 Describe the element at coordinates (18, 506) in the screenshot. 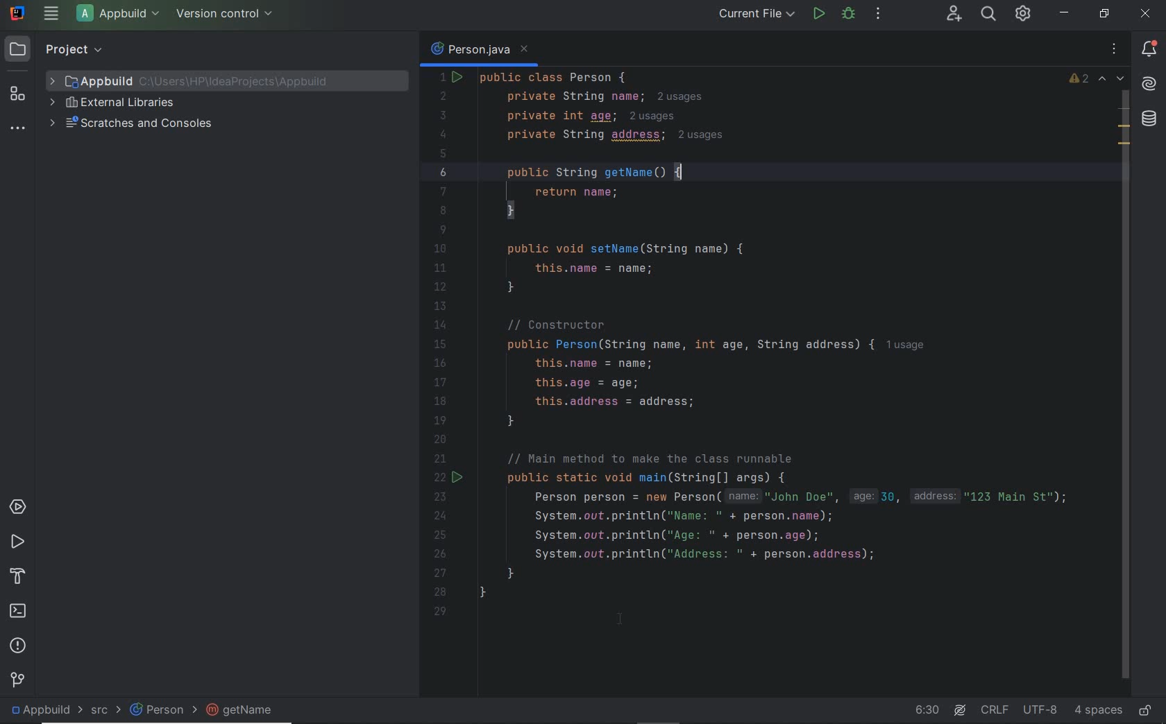

I see `services` at that location.